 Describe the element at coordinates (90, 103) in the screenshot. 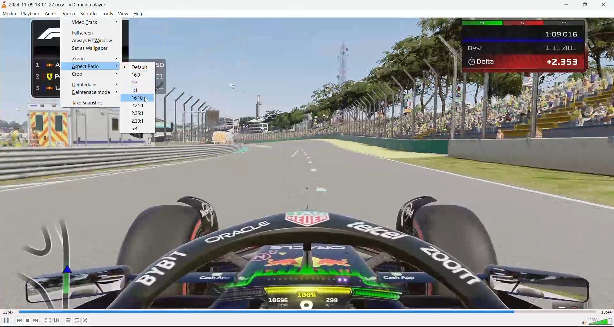

I see `take snapshot` at that location.